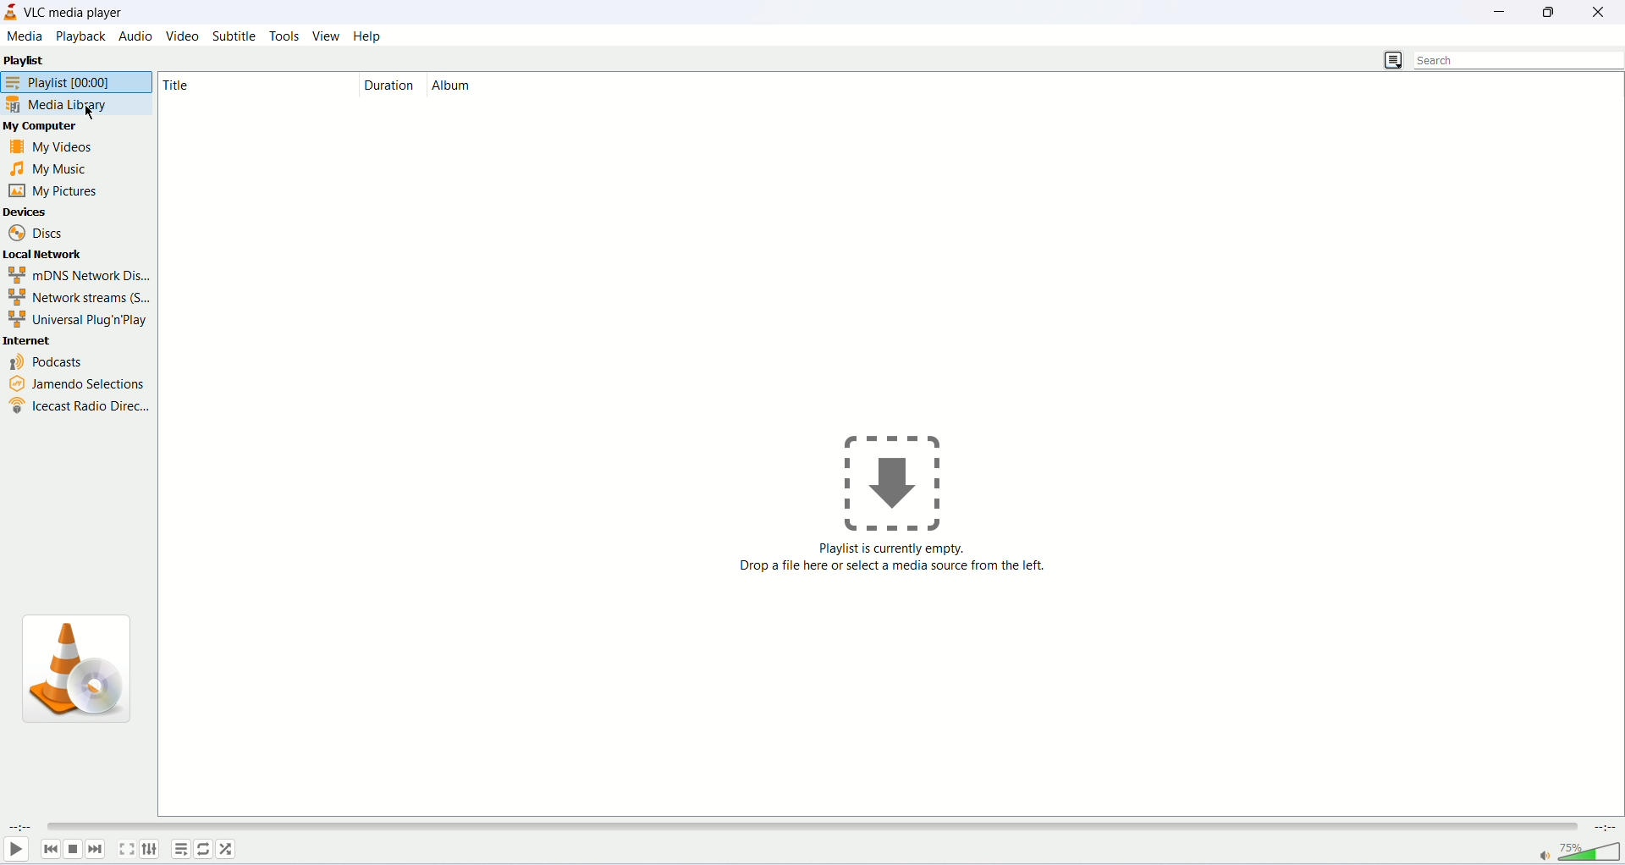 The height and width of the screenshot is (865, 1625). What do you see at coordinates (19, 829) in the screenshot?
I see `played time` at bounding box center [19, 829].